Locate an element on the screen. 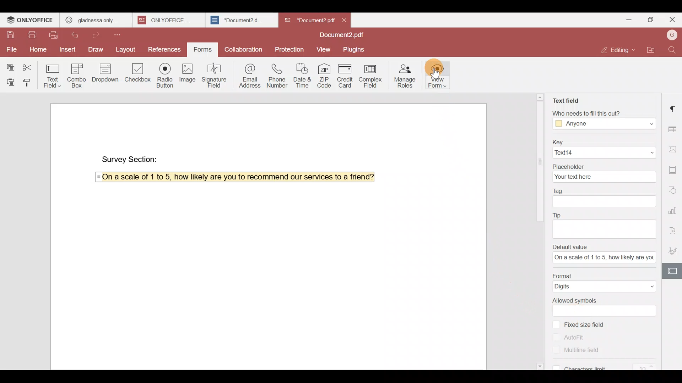 The height and width of the screenshot is (383, 682). Copy is located at coordinates (10, 64).